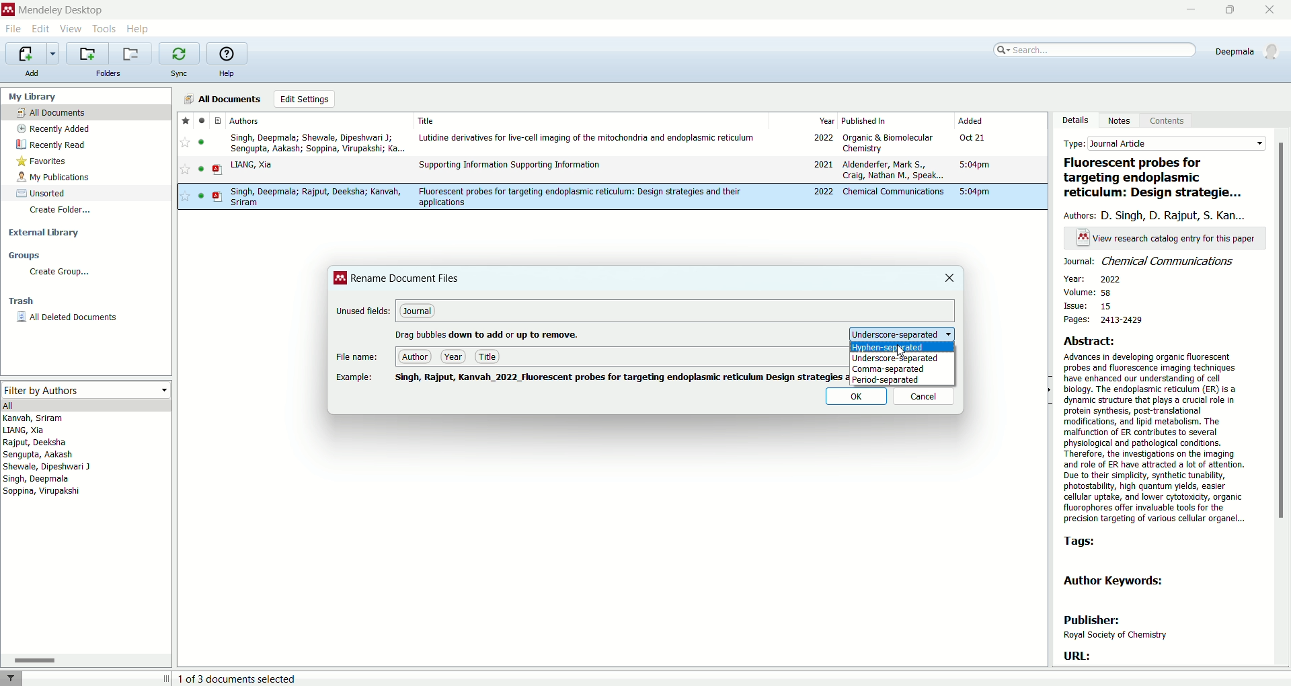 This screenshot has width=1291, height=686. I want to click on year, so click(804, 120).